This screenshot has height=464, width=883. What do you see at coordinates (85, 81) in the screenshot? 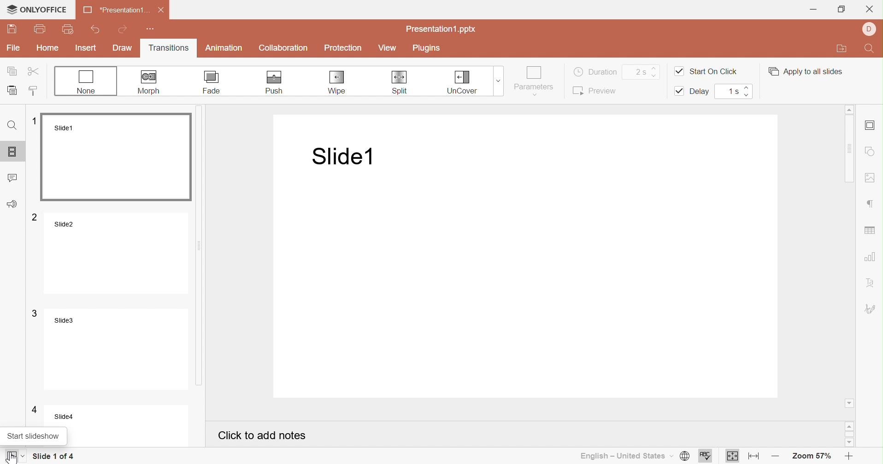
I see `None` at bounding box center [85, 81].